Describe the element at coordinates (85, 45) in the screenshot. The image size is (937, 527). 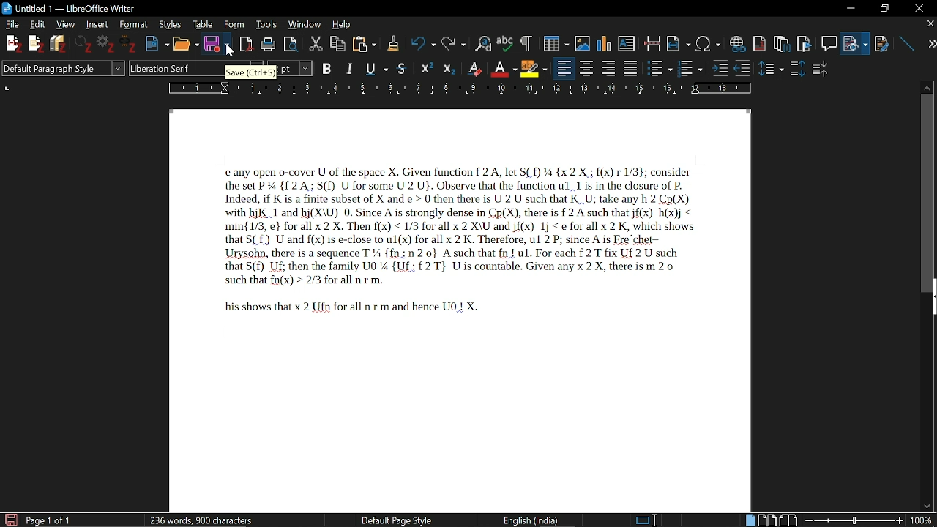
I see `` at that location.